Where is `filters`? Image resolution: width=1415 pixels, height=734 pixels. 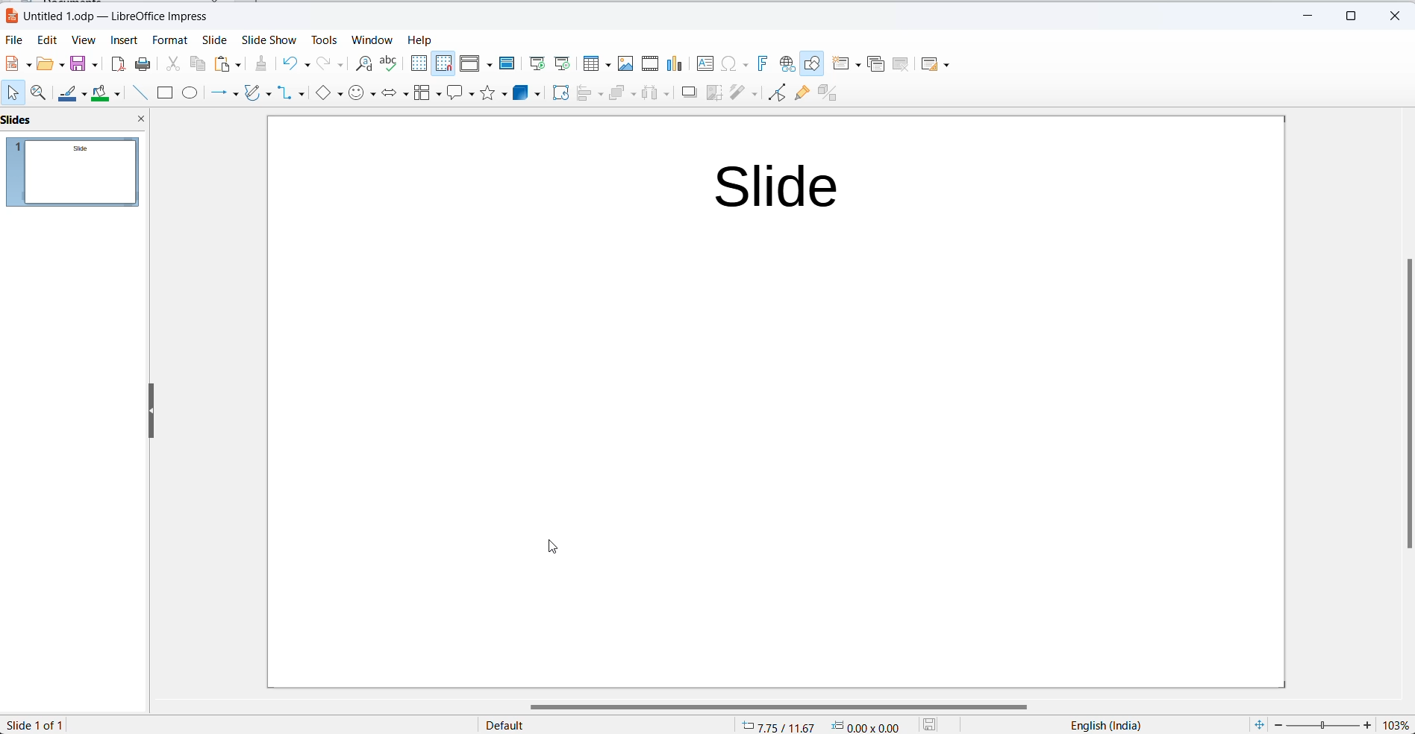
filters is located at coordinates (745, 95).